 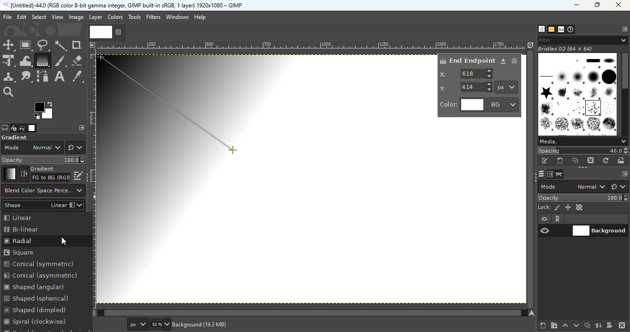 What do you see at coordinates (462, 105) in the screenshot?
I see `Color` at bounding box center [462, 105].